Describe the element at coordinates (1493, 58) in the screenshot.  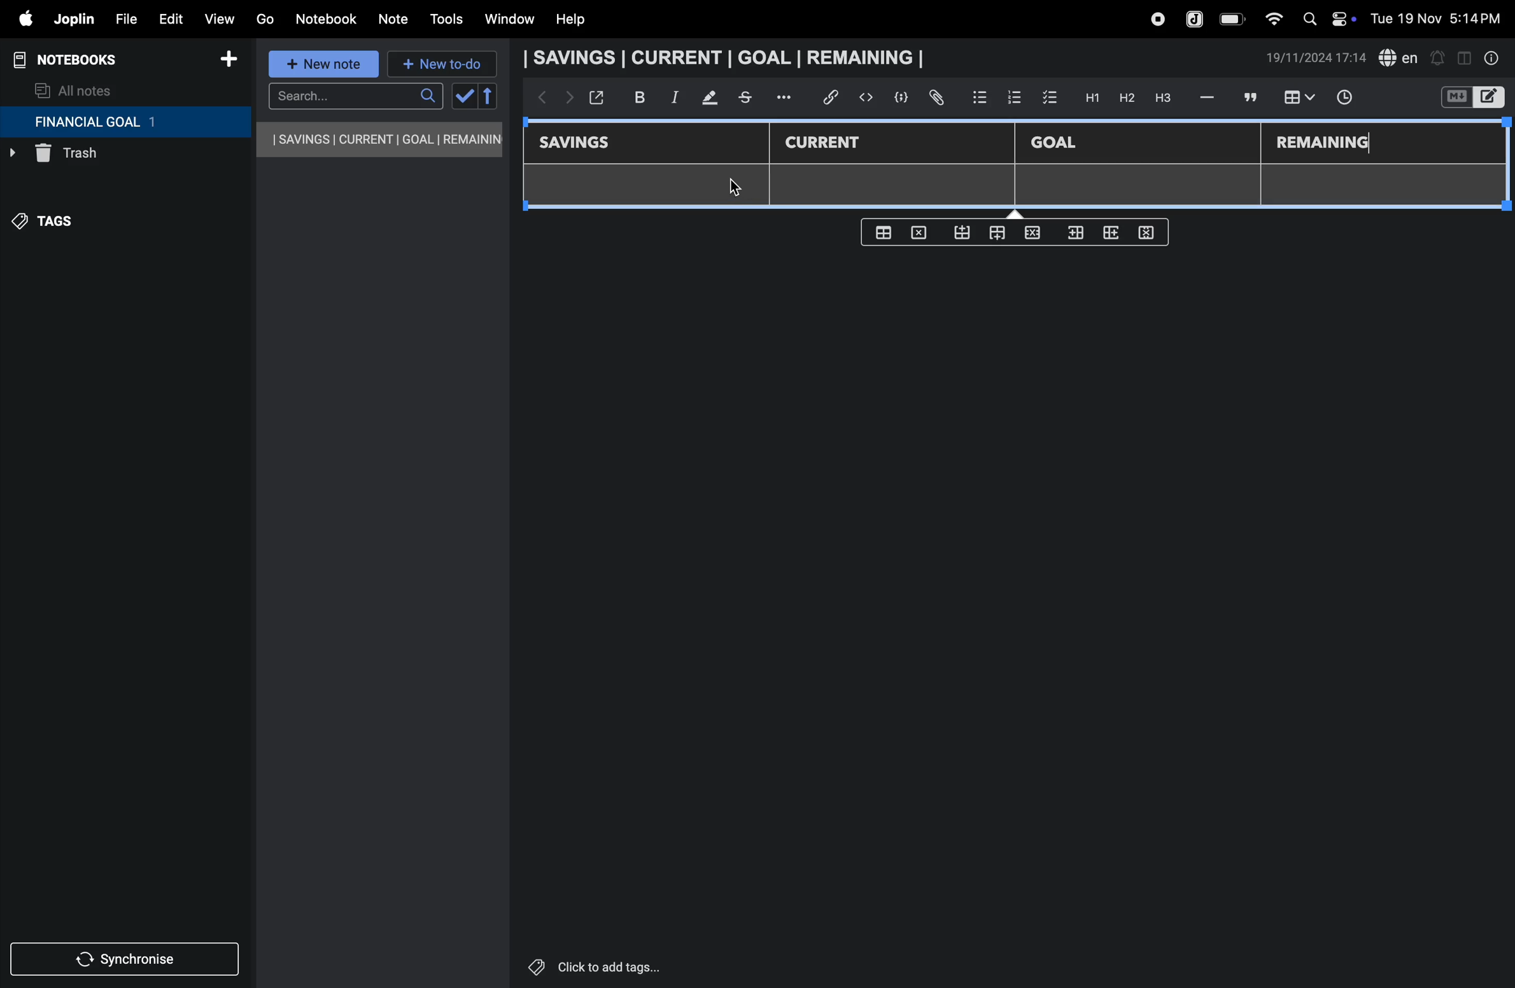
I see `info` at that location.